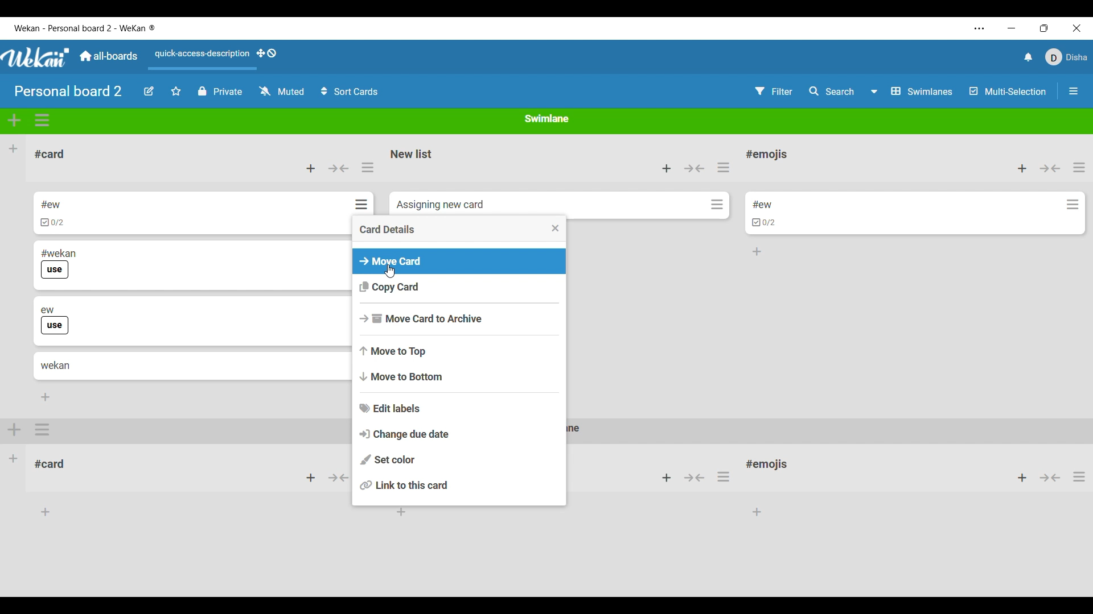 This screenshot has width=1093, height=614. Describe the element at coordinates (1077, 28) in the screenshot. I see `Close interface` at that location.